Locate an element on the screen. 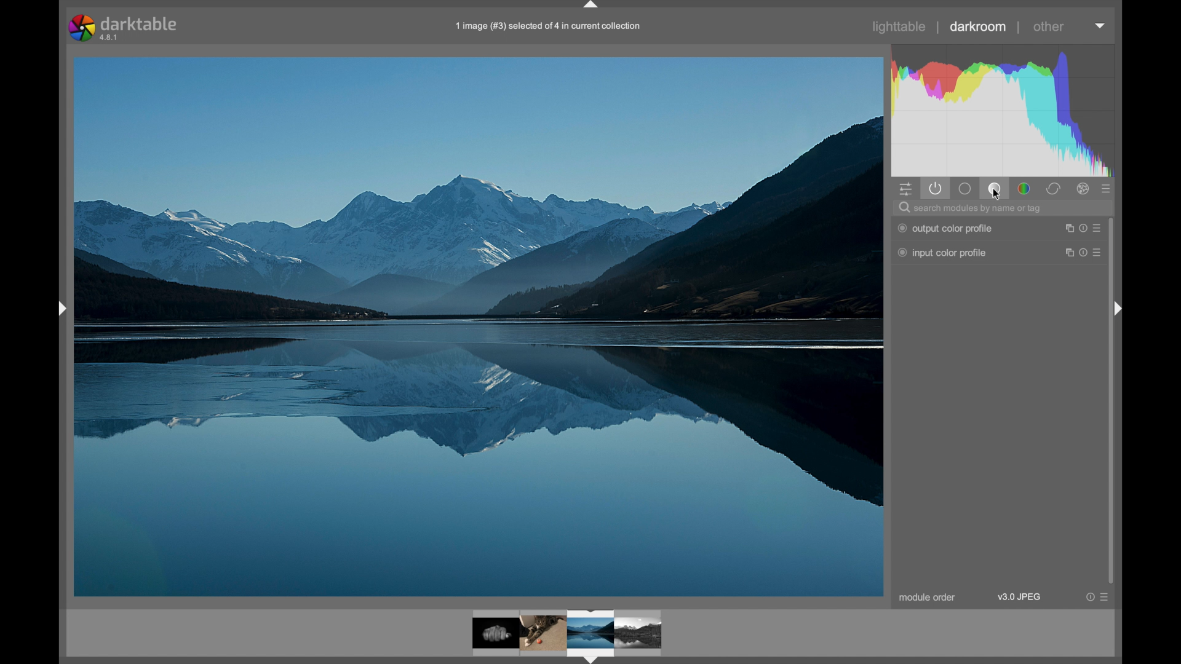 The width and height of the screenshot is (1181, 664). drag handle is located at coordinates (1119, 309).